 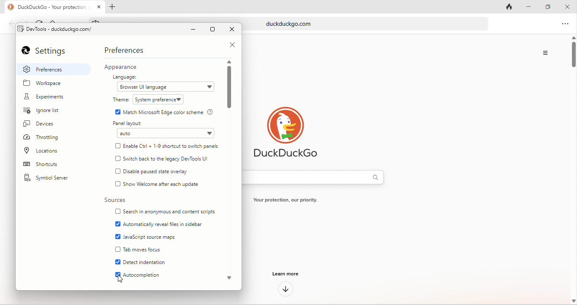 What do you see at coordinates (565, 25) in the screenshot?
I see `option` at bounding box center [565, 25].